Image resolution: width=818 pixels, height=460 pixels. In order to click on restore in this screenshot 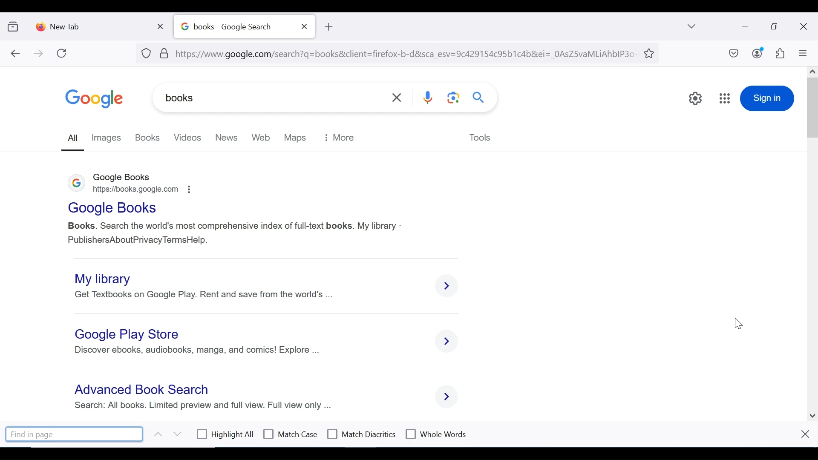, I will do `click(775, 27)`.